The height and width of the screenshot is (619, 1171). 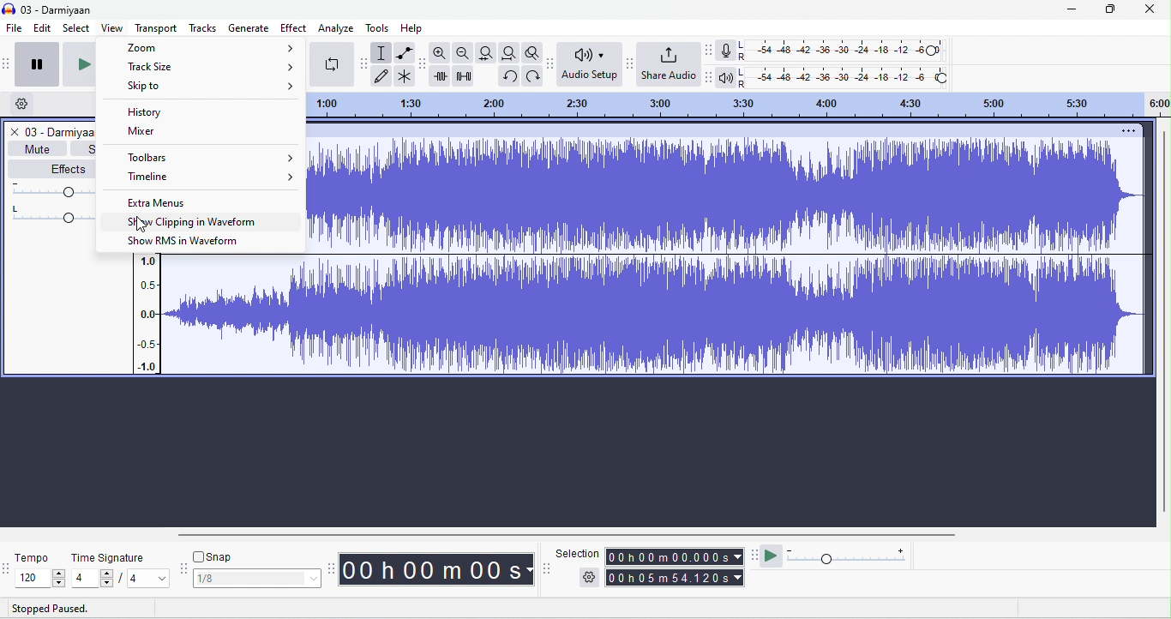 I want to click on fit to track width, so click(x=487, y=52).